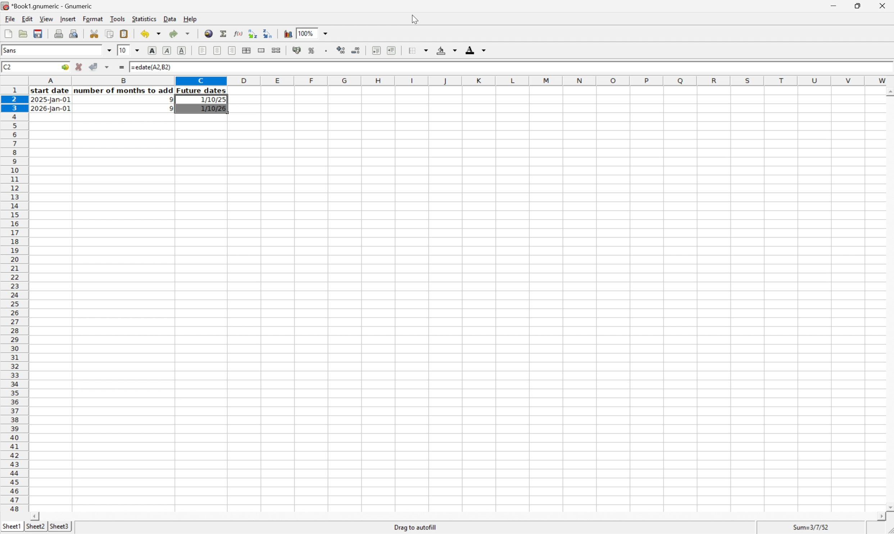 The height and width of the screenshot is (534, 894). Describe the element at coordinates (202, 91) in the screenshot. I see `future dates` at that location.